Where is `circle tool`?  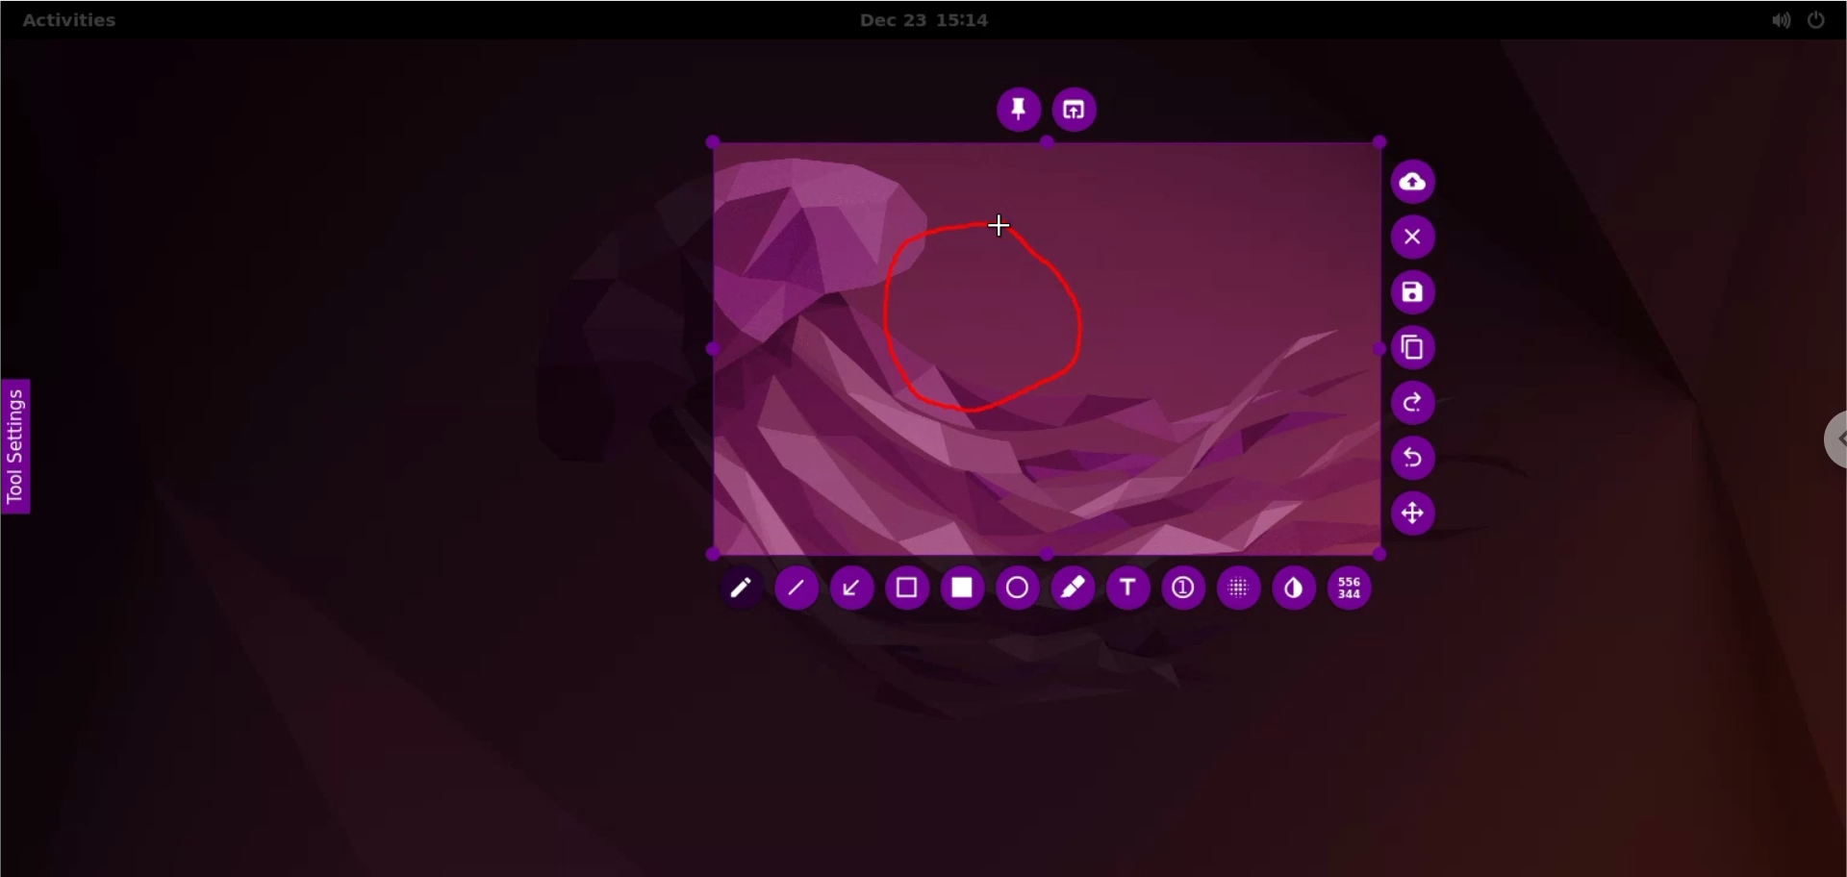 circle tool is located at coordinates (1017, 588).